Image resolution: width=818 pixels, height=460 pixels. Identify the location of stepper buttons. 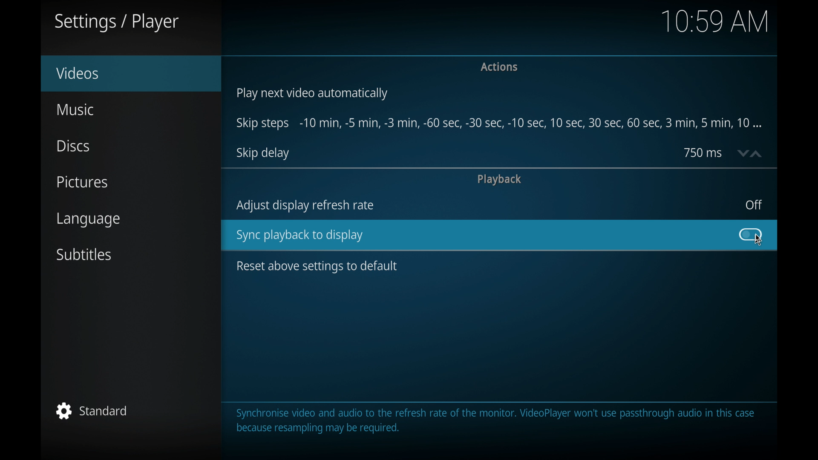
(751, 153).